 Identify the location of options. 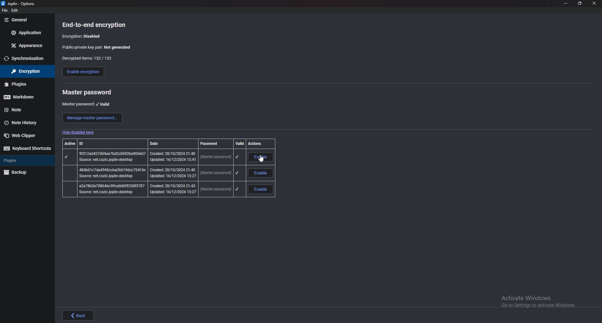
(20, 3).